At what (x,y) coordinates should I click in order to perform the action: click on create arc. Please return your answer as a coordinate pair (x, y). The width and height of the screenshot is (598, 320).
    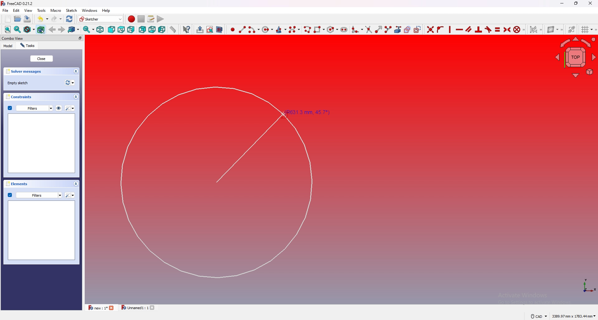
    Looking at the image, I should click on (253, 29).